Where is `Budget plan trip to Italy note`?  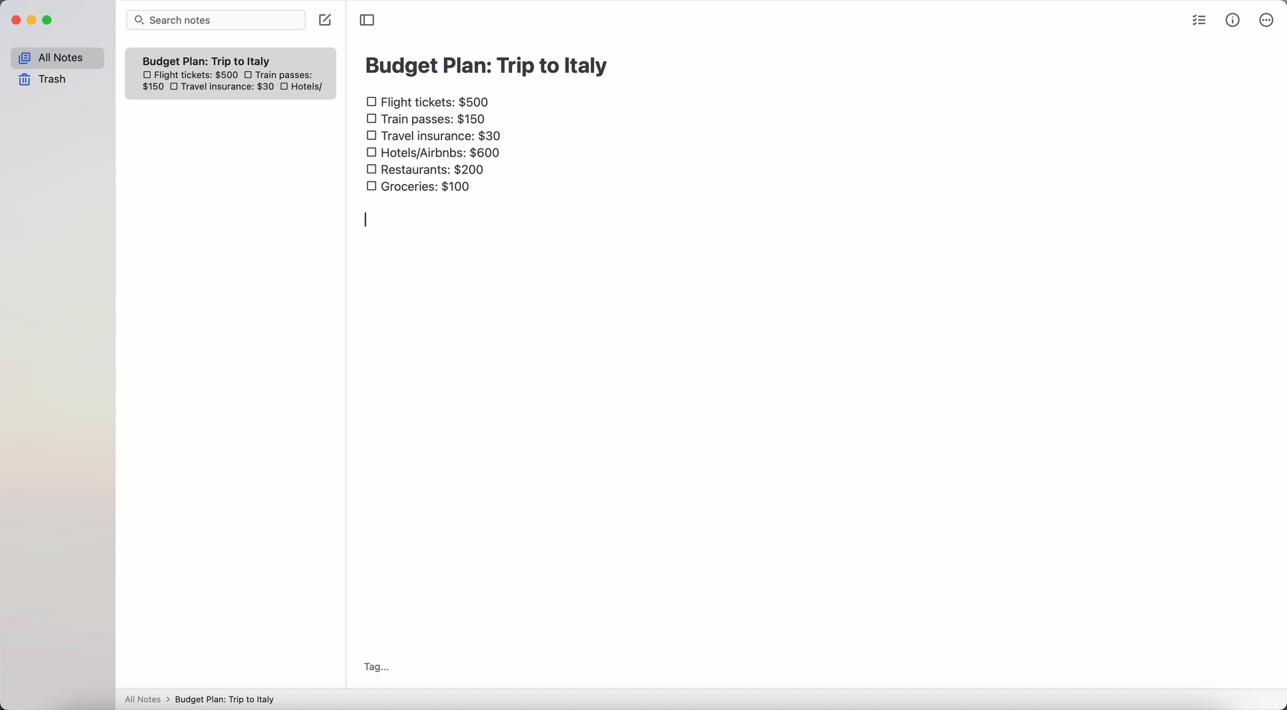 Budget plan trip to Italy note is located at coordinates (208, 60).